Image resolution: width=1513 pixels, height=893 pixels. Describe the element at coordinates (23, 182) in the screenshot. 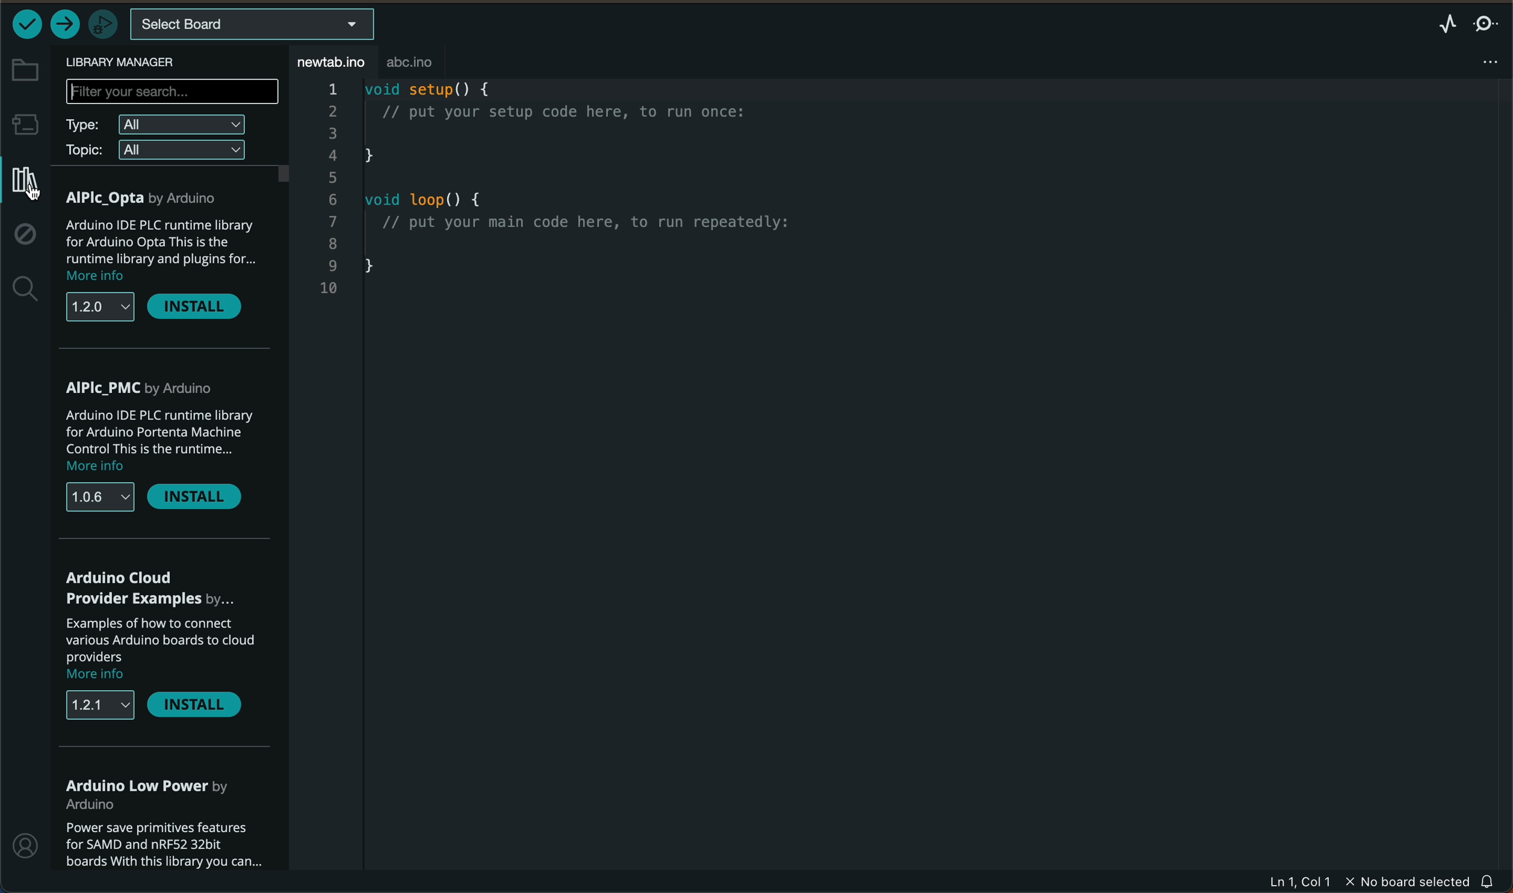

I see `library manager` at that location.